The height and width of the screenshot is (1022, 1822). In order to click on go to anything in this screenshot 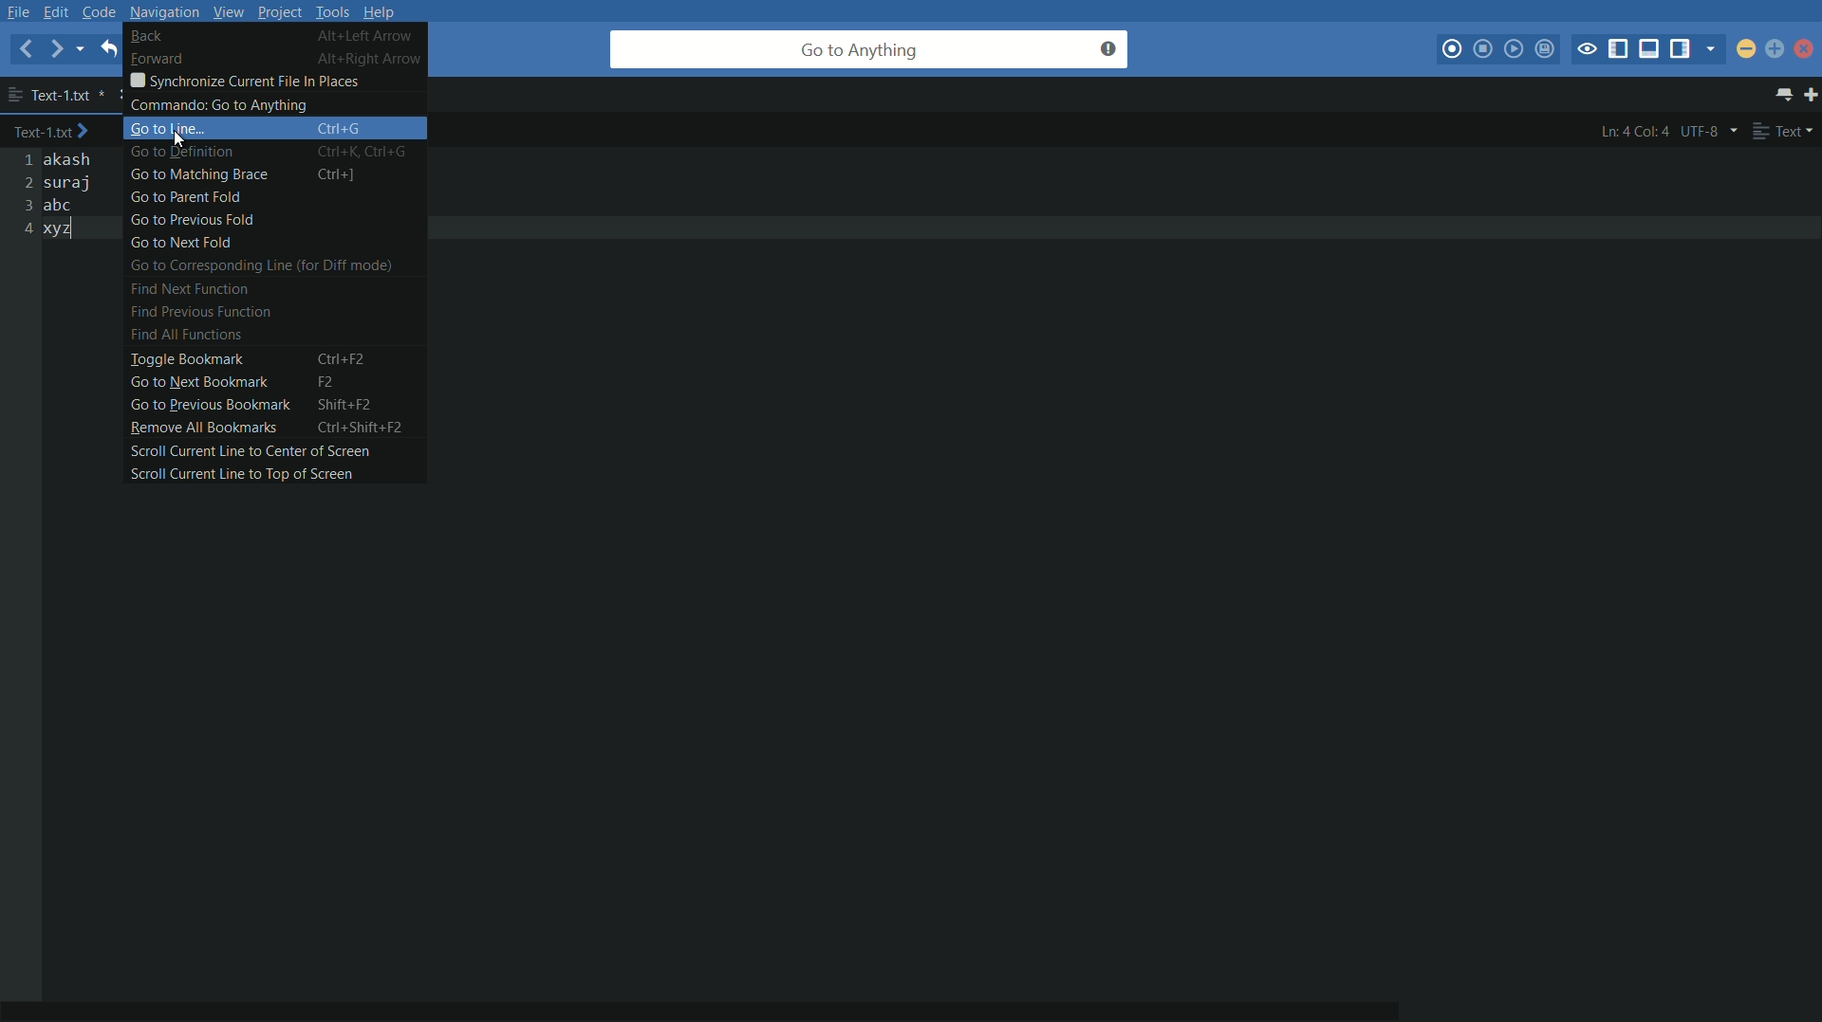, I will do `click(869, 49)`.